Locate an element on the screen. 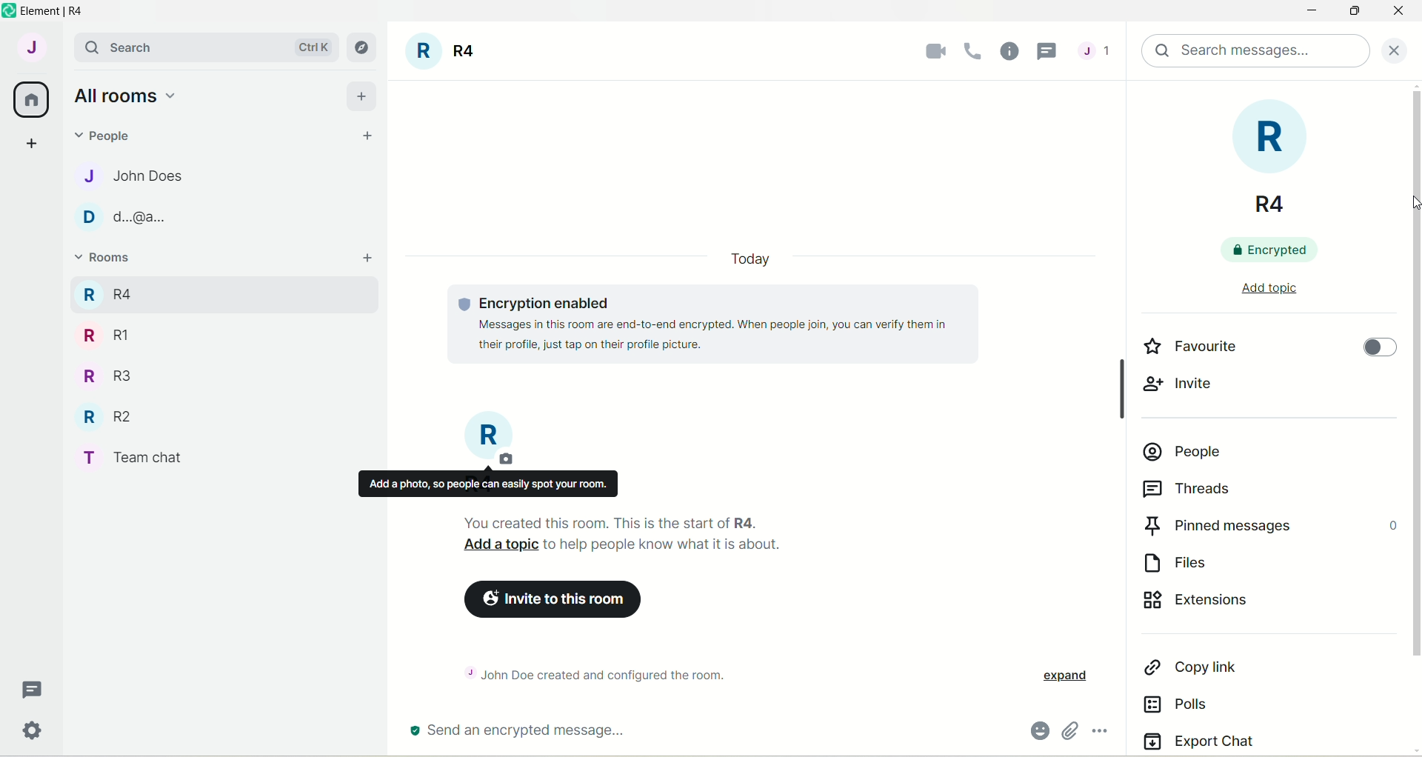 This screenshot has height=757, width=1422. Add a photo, so people can easily spot your room. is located at coordinates (487, 484).